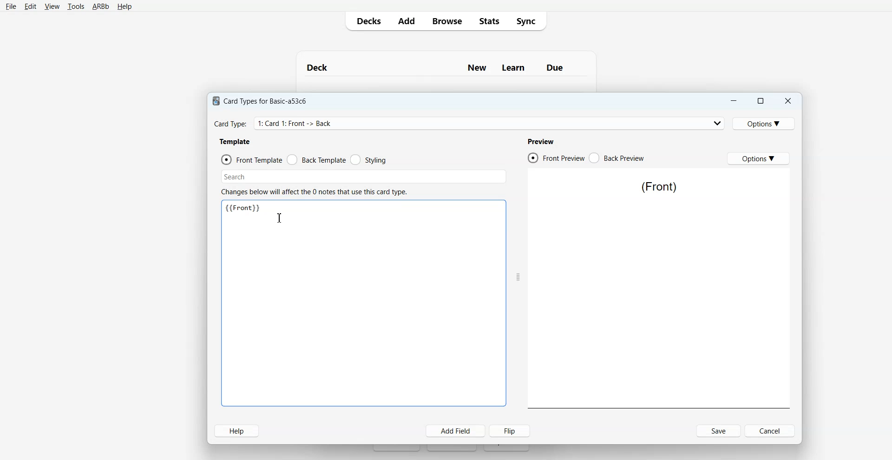 This screenshot has width=892, height=460. I want to click on Changes below will affect the 0 notes that use this card type, so click(318, 192).